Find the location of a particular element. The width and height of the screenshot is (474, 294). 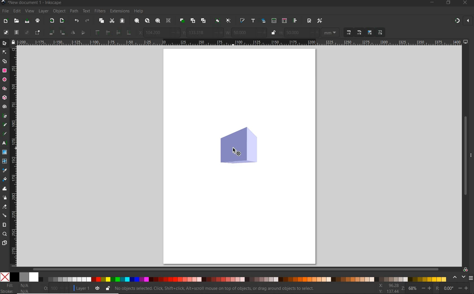

menu is located at coordinates (471, 278).